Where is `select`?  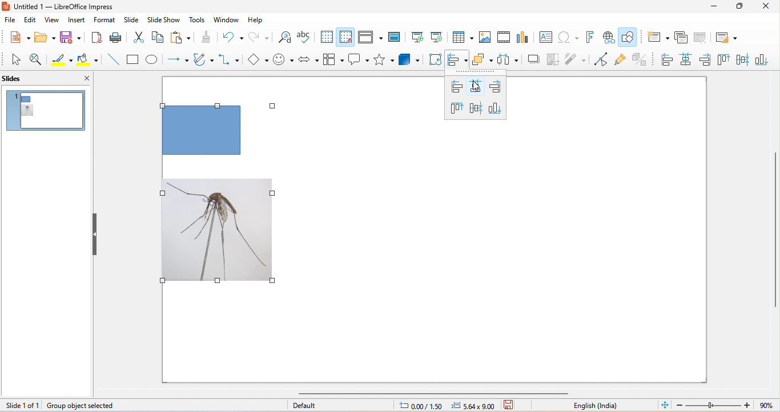
select is located at coordinates (14, 59).